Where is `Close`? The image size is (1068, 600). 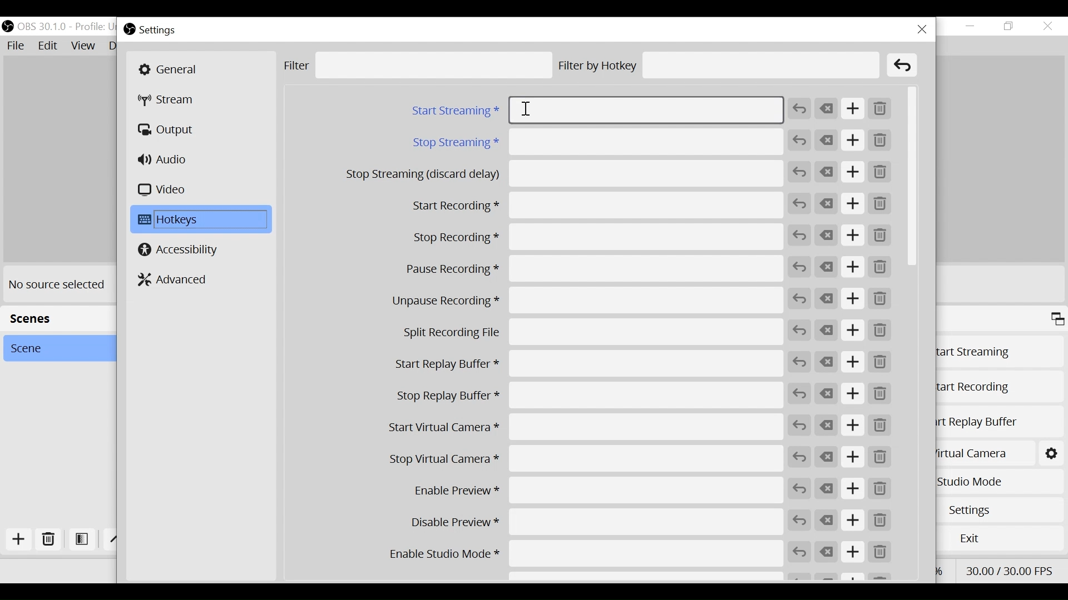 Close is located at coordinates (1047, 26).